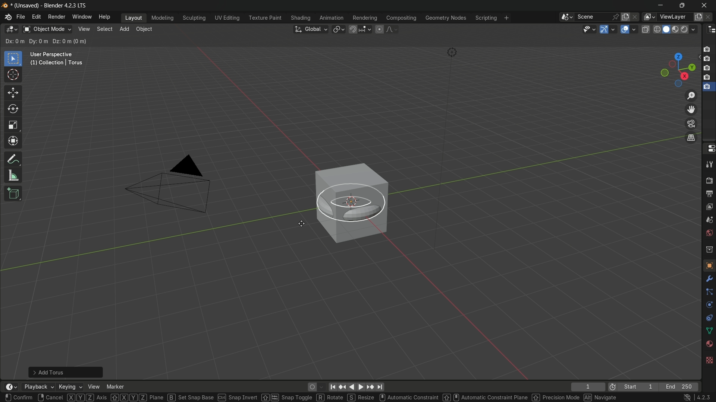 The width and height of the screenshot is (716, 402). What do you see at coordinates (361, 398) in the screenshot?
I see `Resize` at bounding box center [361, 398].